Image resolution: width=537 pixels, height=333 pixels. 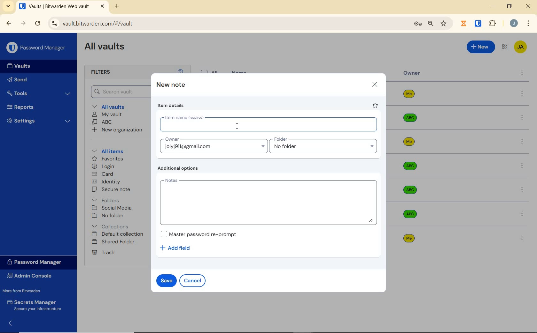 What do you see at coordinates (409, 166) in the screenshot?
I see `Owner Name` at bounding box center [409, 166].